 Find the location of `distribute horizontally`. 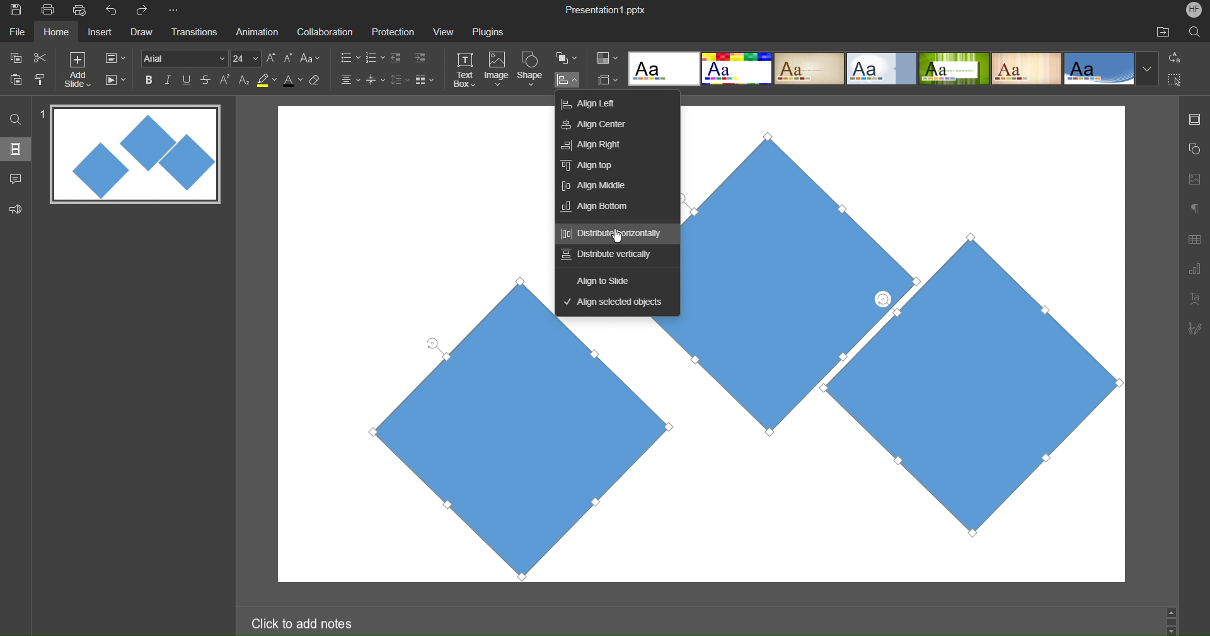

distribute horizontally is located at coordinates (616, 234).